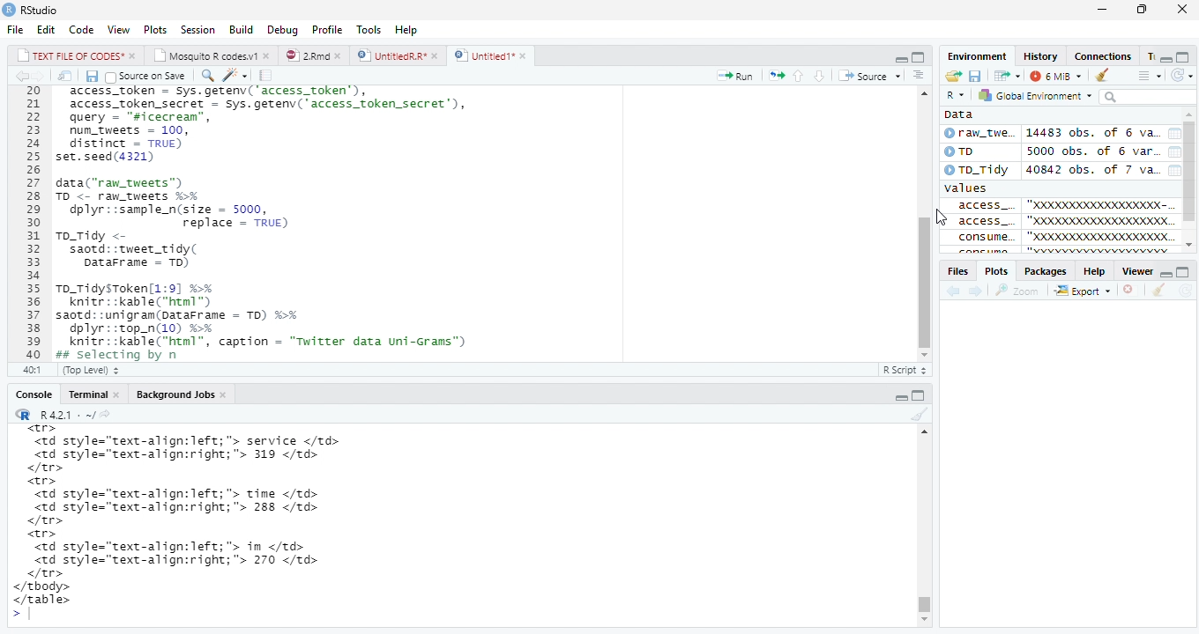  I want to click on refresh, so click(1185, 75).